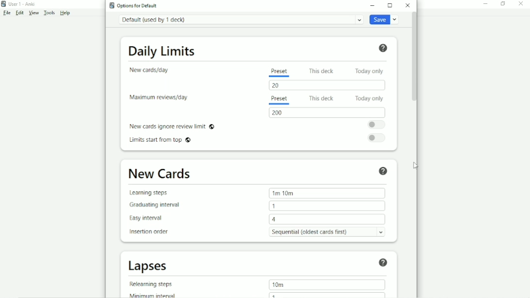 The width and height of the screenshot is (530, 298). What do you see at coordinates (377, 138) in the screenshot?
I see `Toggle on/off` at bounding box center [377, 138].